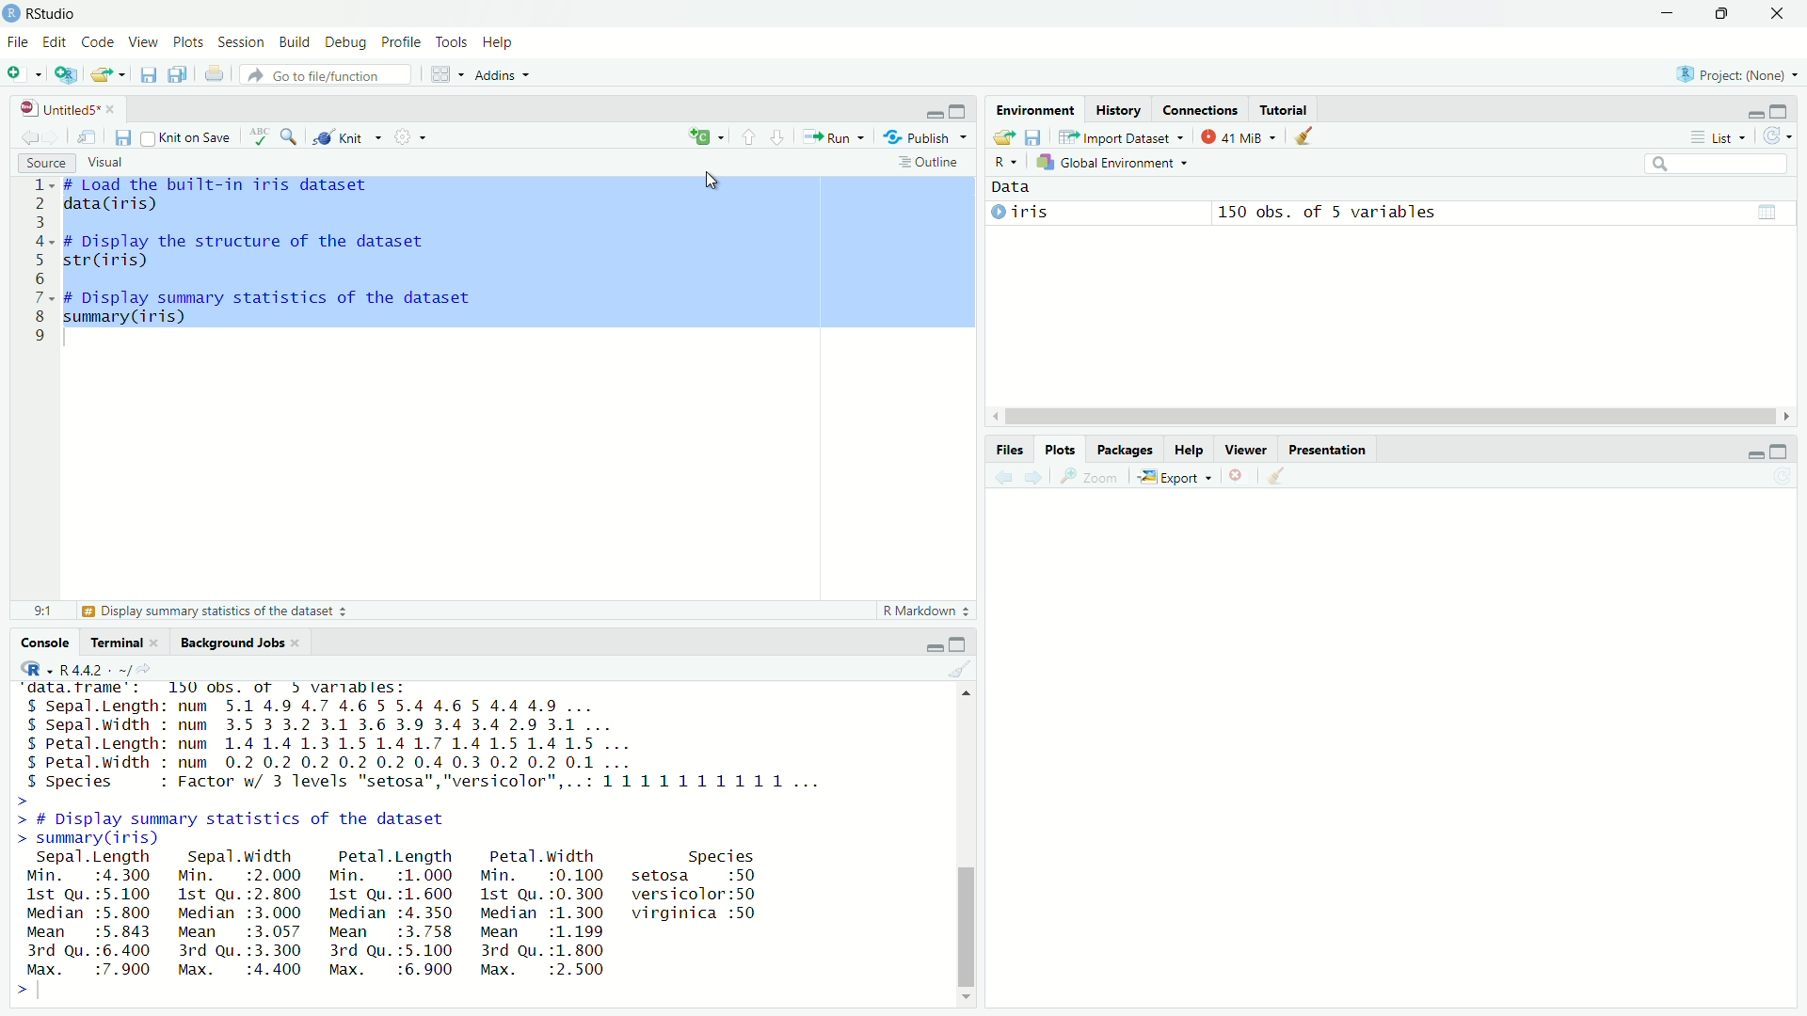 Image resolution: width=1807 pixels, height=1016 pixels. What do you see at coordinates (291, 136) in the screenshot?
I see `Find/Replace` at bounding box center [291, 136].